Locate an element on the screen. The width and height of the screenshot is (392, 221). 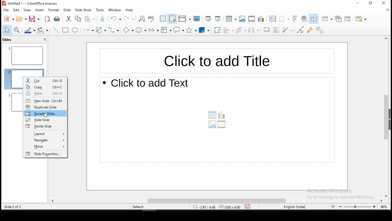
cut is located at coordinates (45, 81).